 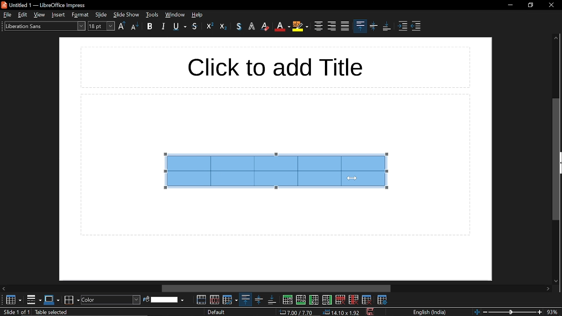 I want to click on align top, so click(x=360, y=26).